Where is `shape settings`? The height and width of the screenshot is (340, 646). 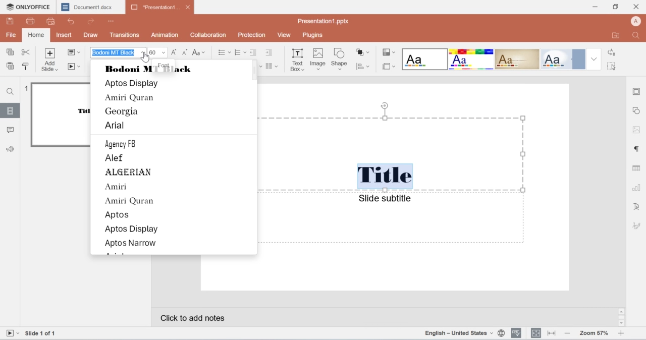 shape settings is located at coordinates (638, 110).